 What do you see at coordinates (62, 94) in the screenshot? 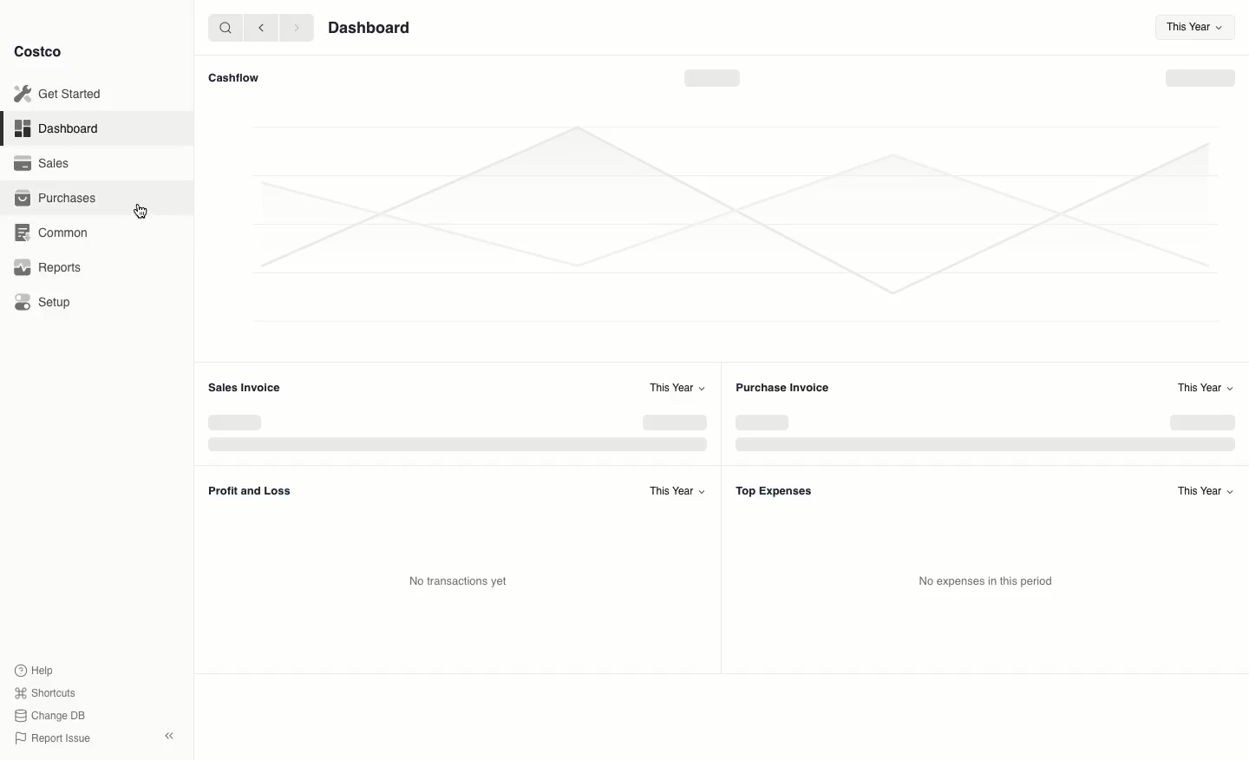
I see `Get Started` at bounding box center [62, 94].